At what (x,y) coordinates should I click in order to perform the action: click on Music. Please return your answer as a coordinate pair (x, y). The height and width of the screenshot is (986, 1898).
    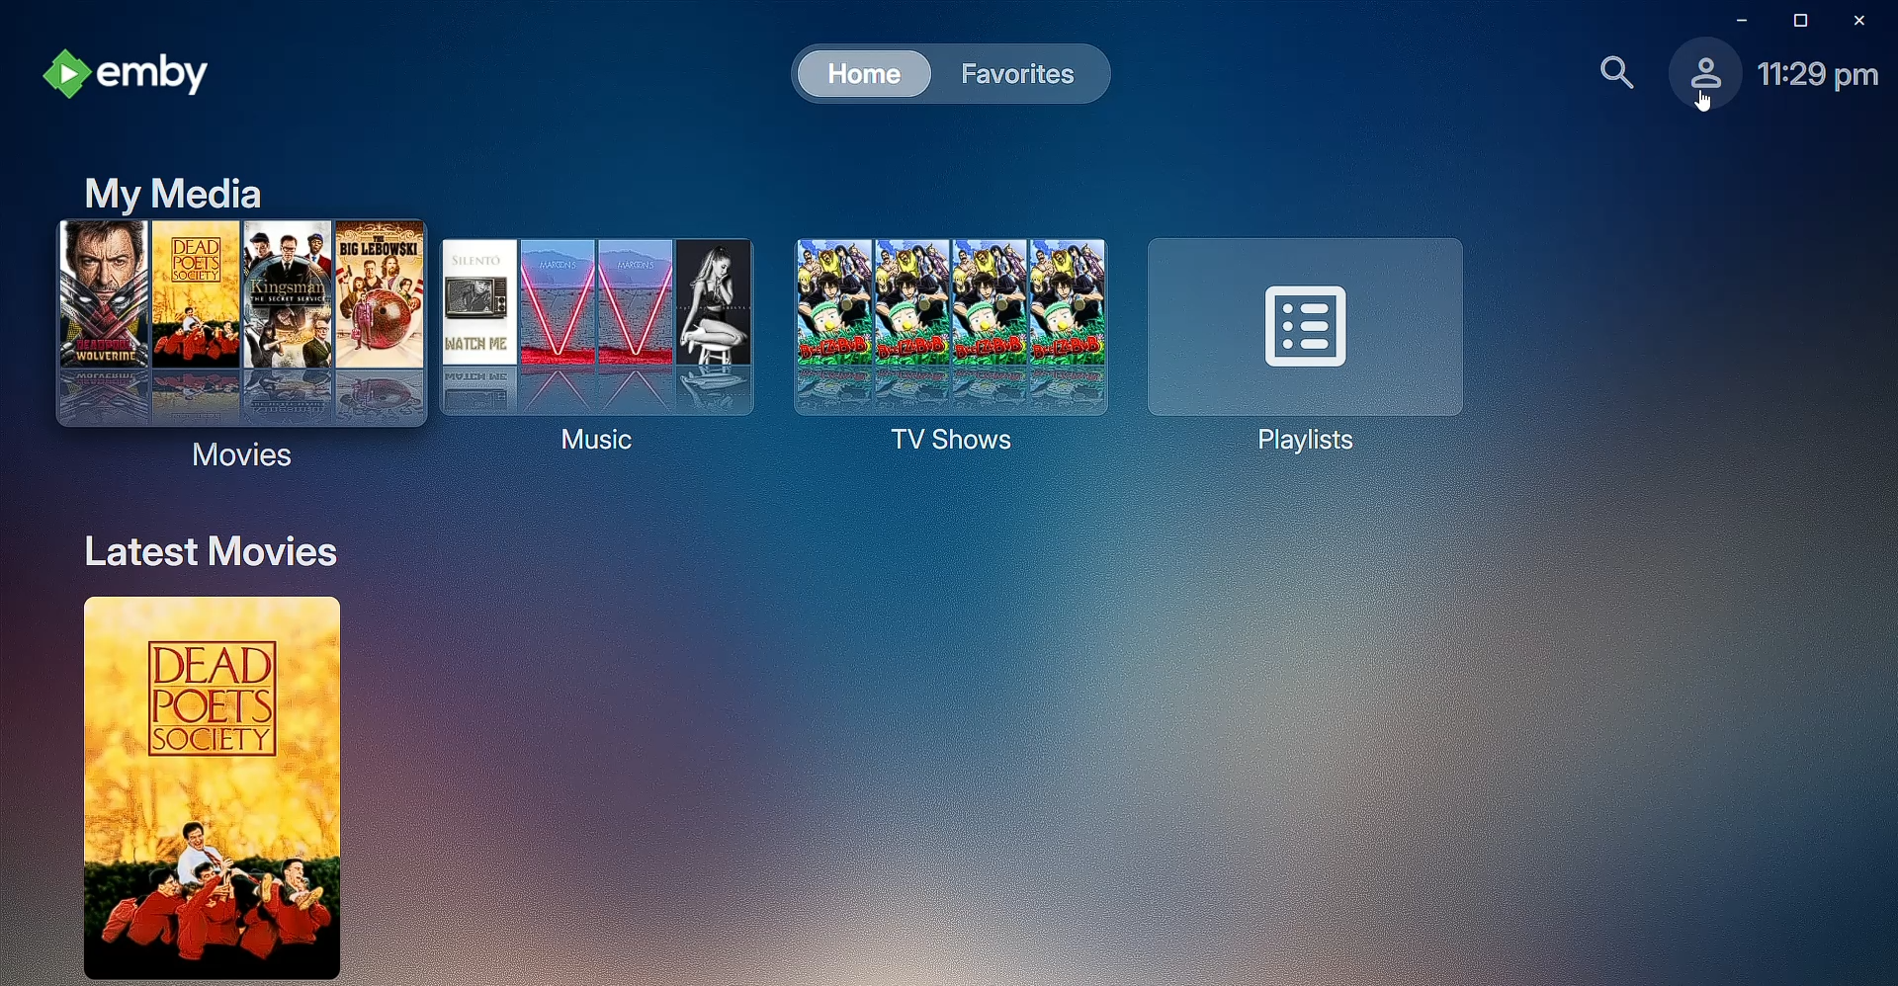
    Looking at the image, I should click on (587, 338).